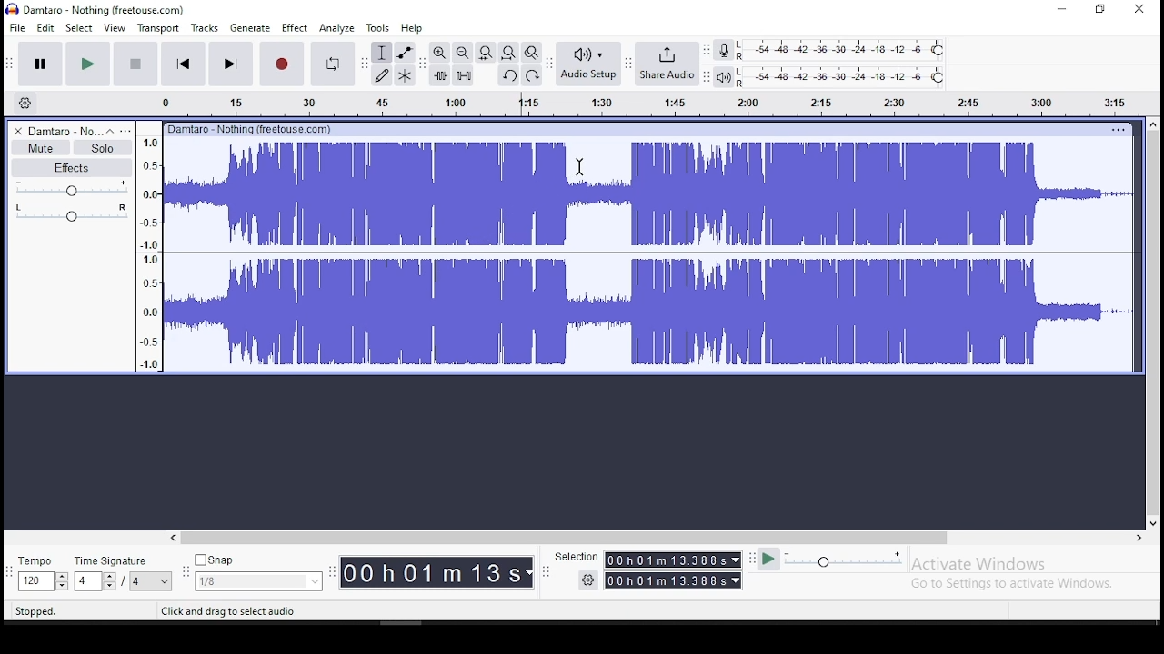 The height and width of the screenshot is (654, 1164). I want to click on skip to end, so click(232, 64).